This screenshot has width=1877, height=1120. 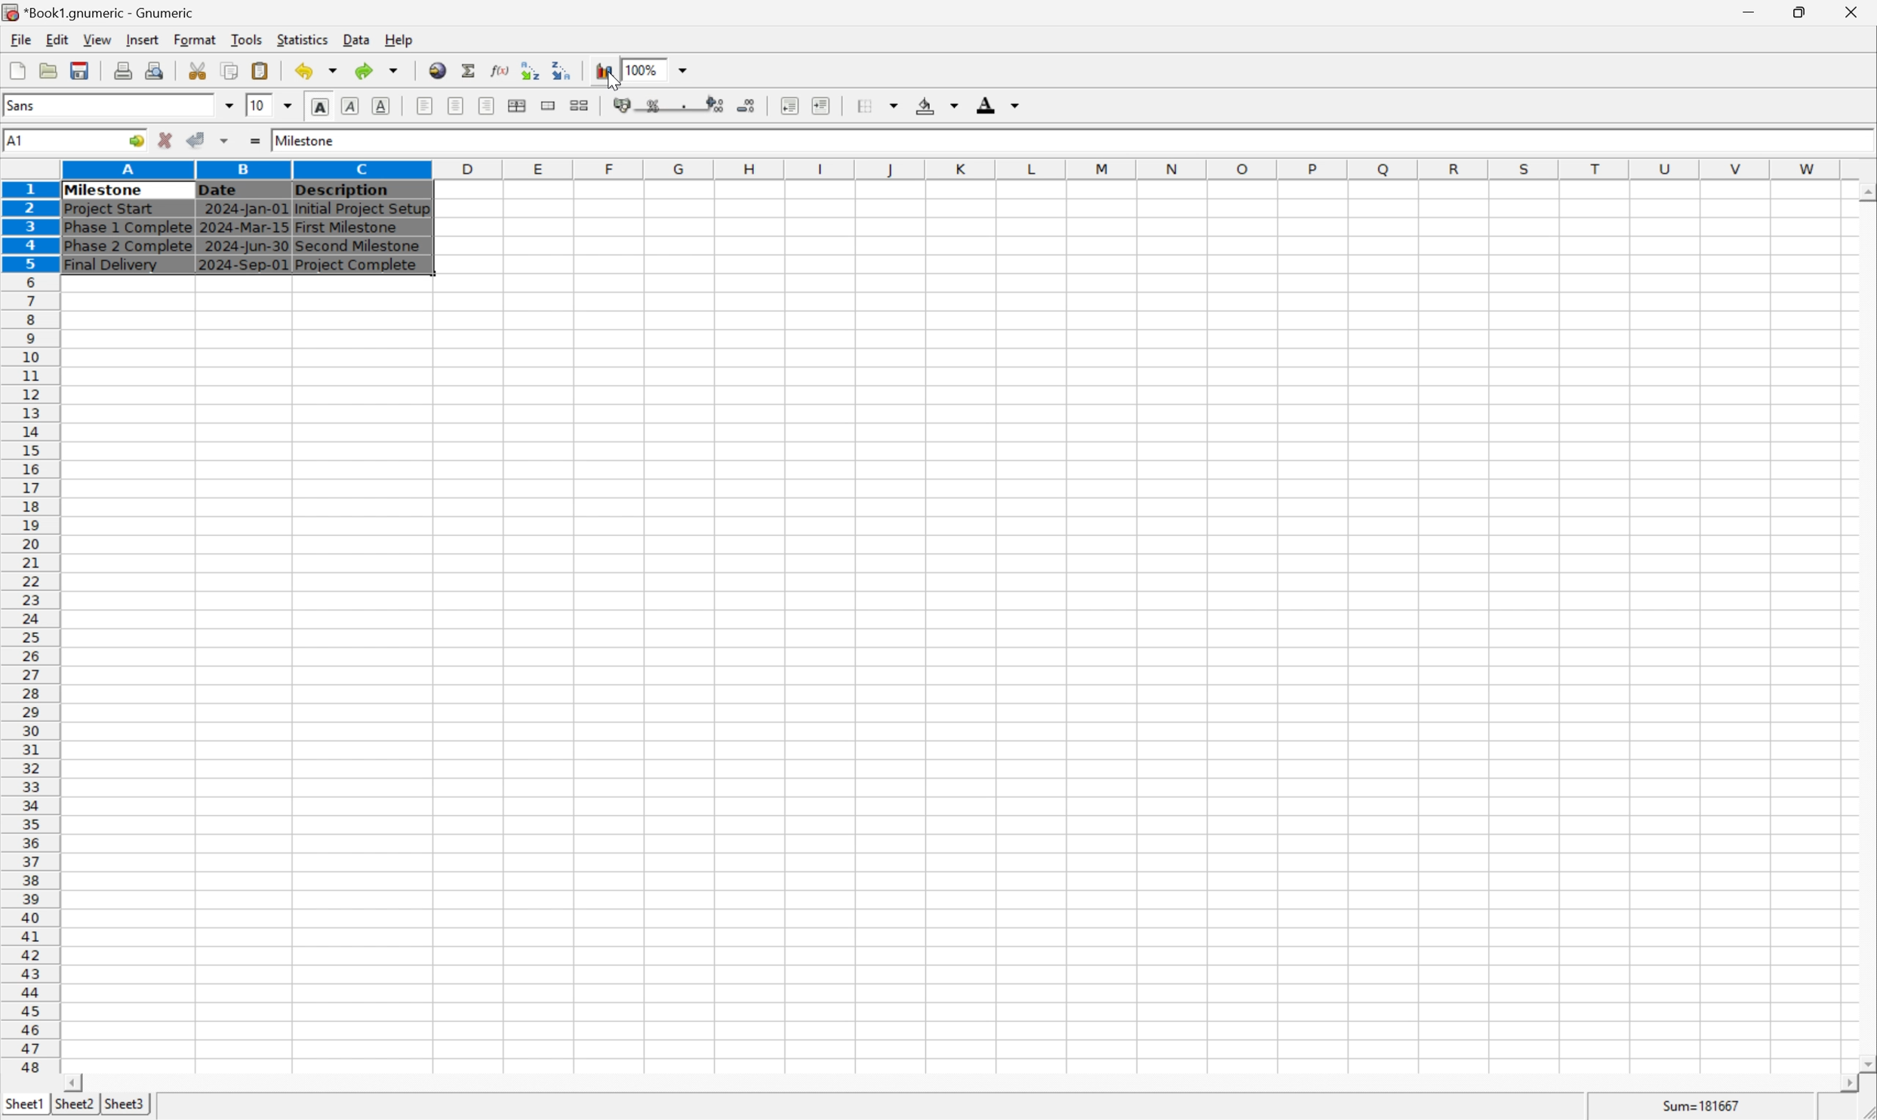 What do you see at coordinates (100, 13) in the screenshot?
I see `Application name` at bounding box center [100, 13].